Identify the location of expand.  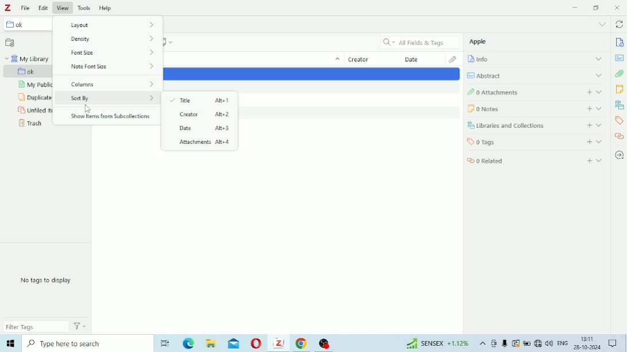
(602, 92).